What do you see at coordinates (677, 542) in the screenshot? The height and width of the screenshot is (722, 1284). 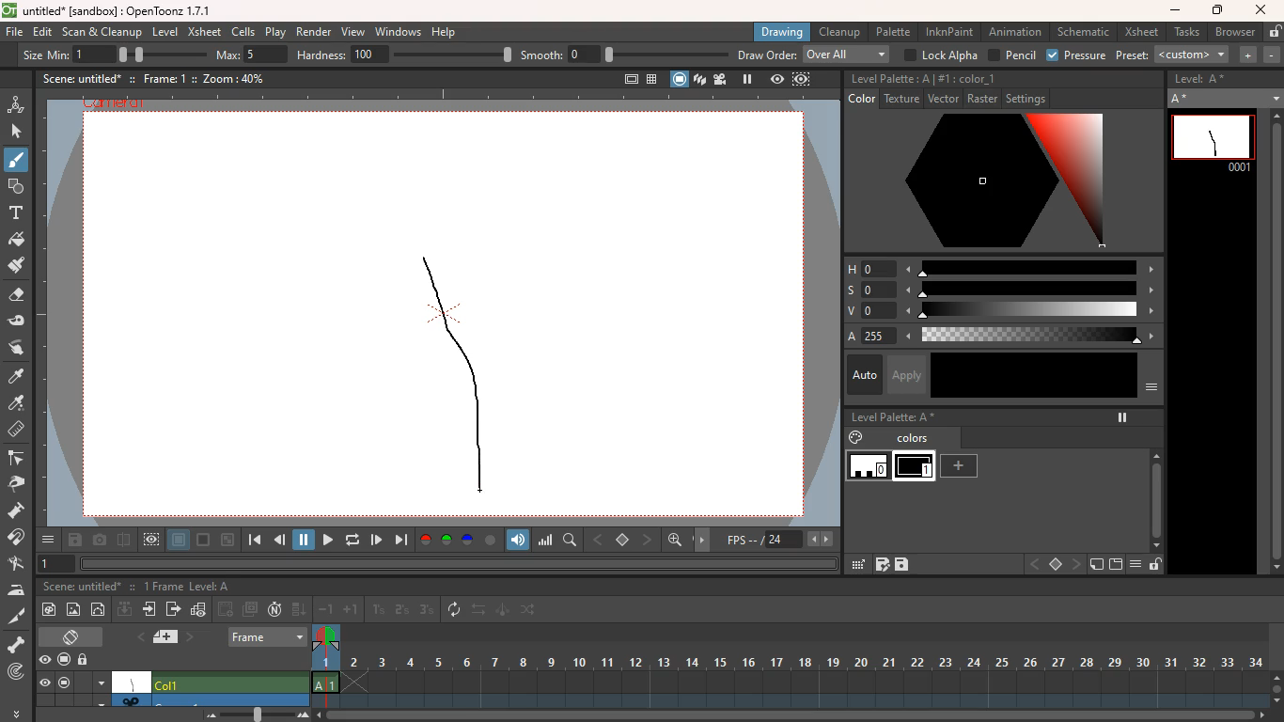 I see `find` at bounding box center [677, 542].